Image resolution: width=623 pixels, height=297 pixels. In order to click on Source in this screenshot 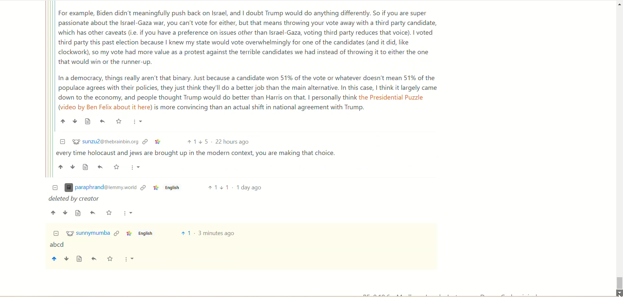, I will do `click(89, 121)`.